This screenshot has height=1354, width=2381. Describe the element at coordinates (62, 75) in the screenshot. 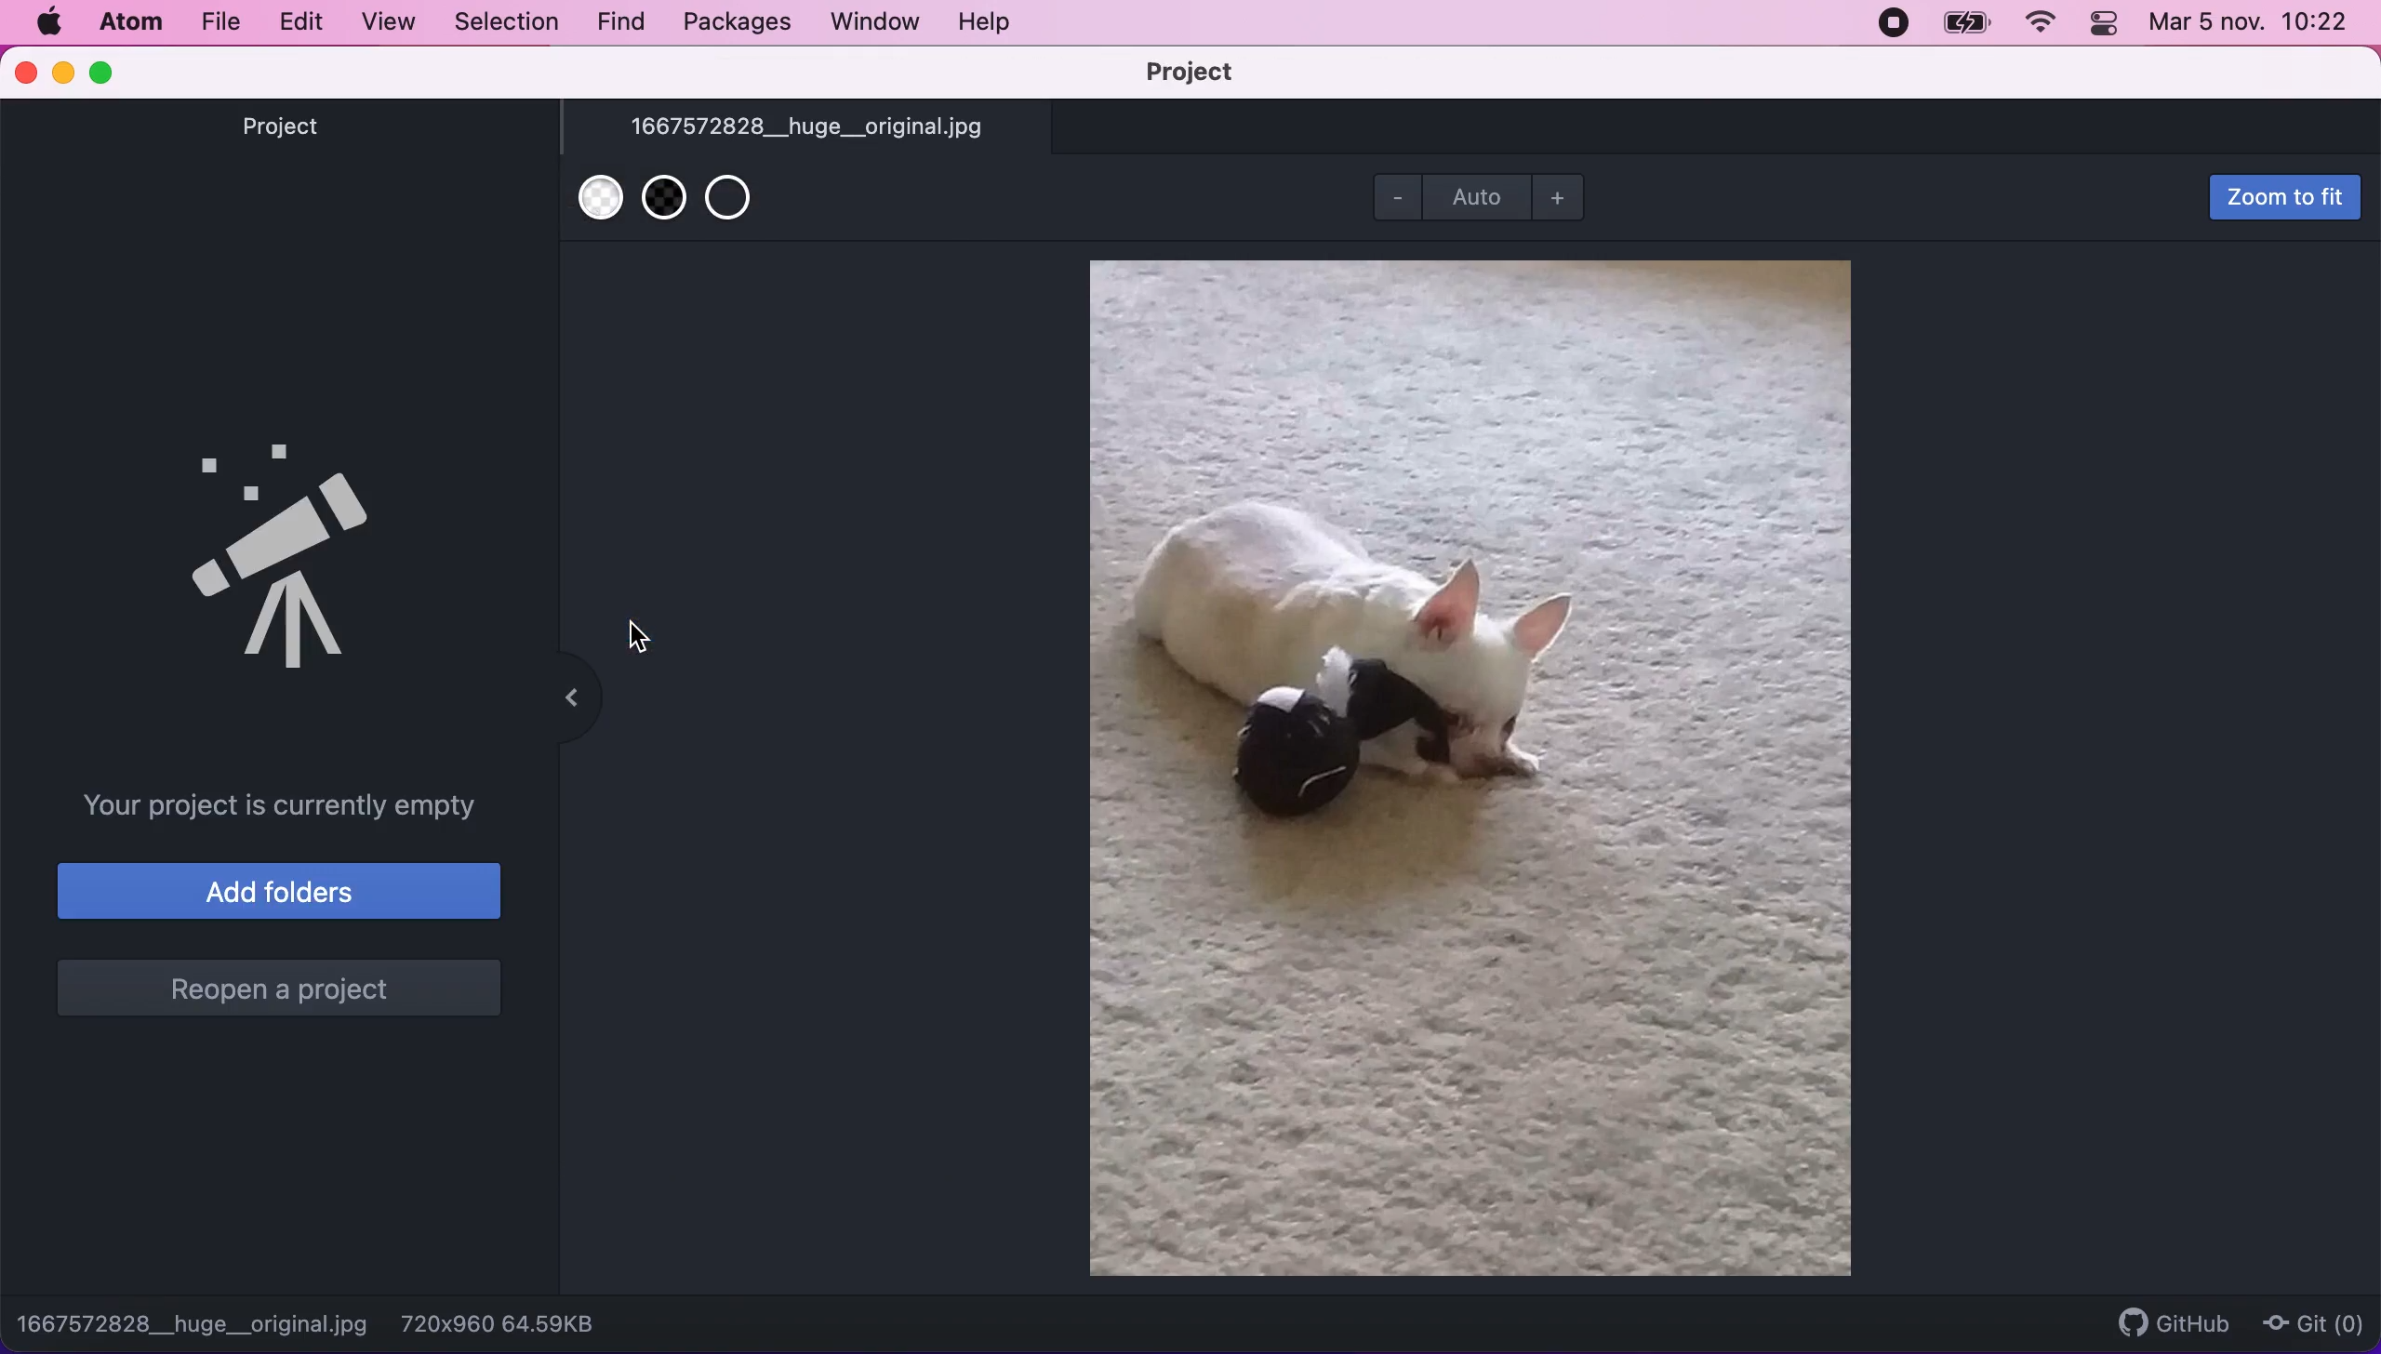

I see `minimize` at that location.